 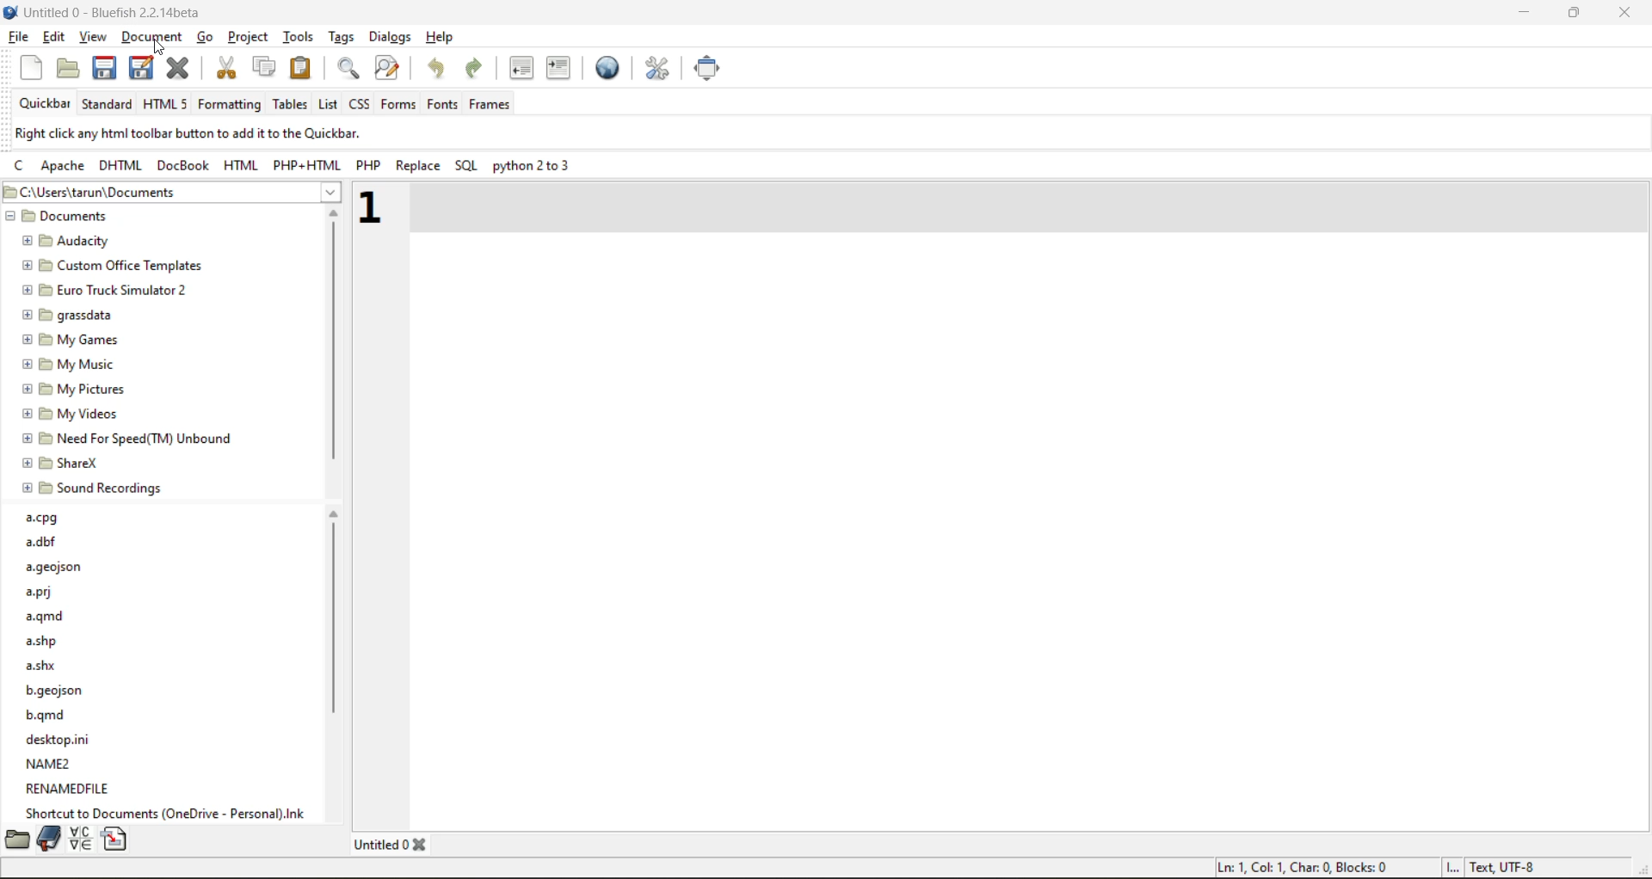 What do you see at coordinates (490, 103) in the screenshot?
I see `frames` at bounding box center [490, 103].